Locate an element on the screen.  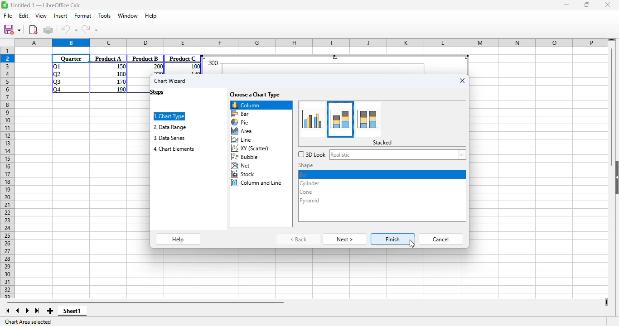
4. chart elements is located at coordinates (174, 149).